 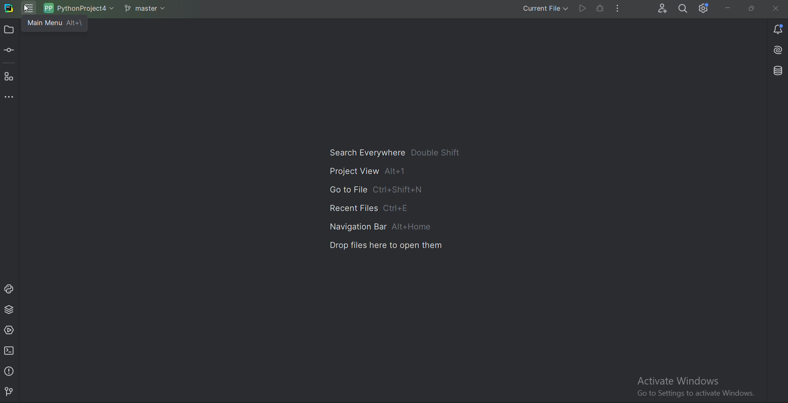 I want to click on Drop files here to open them, so click(x=388, y=245).